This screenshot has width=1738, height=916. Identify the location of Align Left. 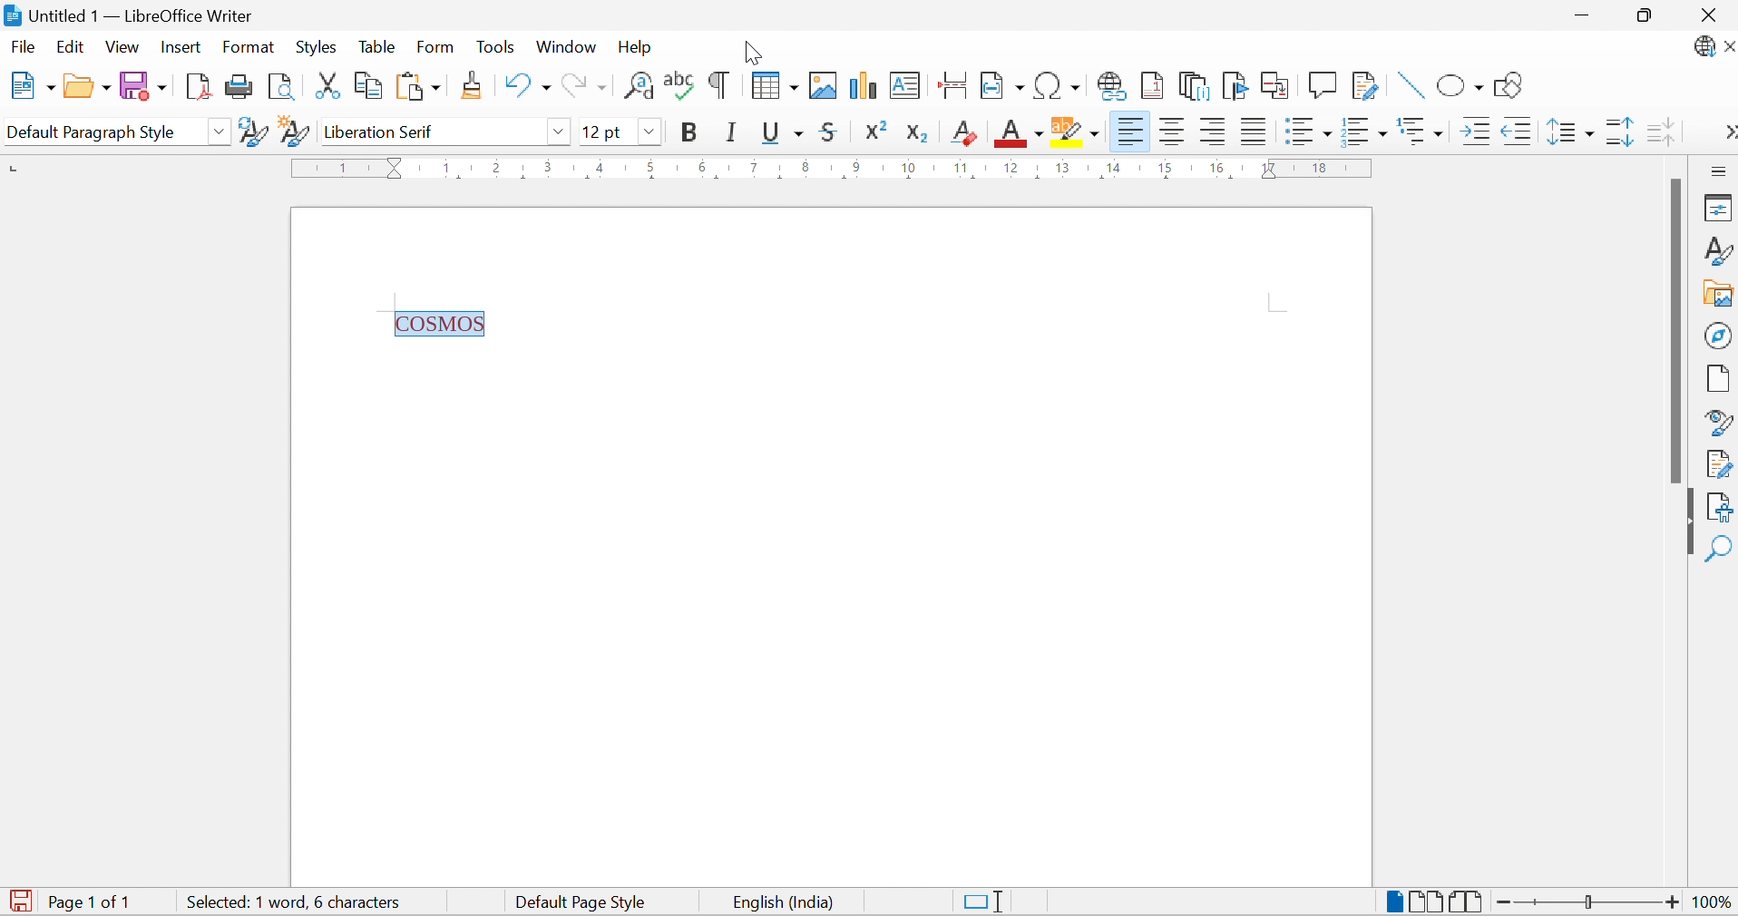
(1214, 132).